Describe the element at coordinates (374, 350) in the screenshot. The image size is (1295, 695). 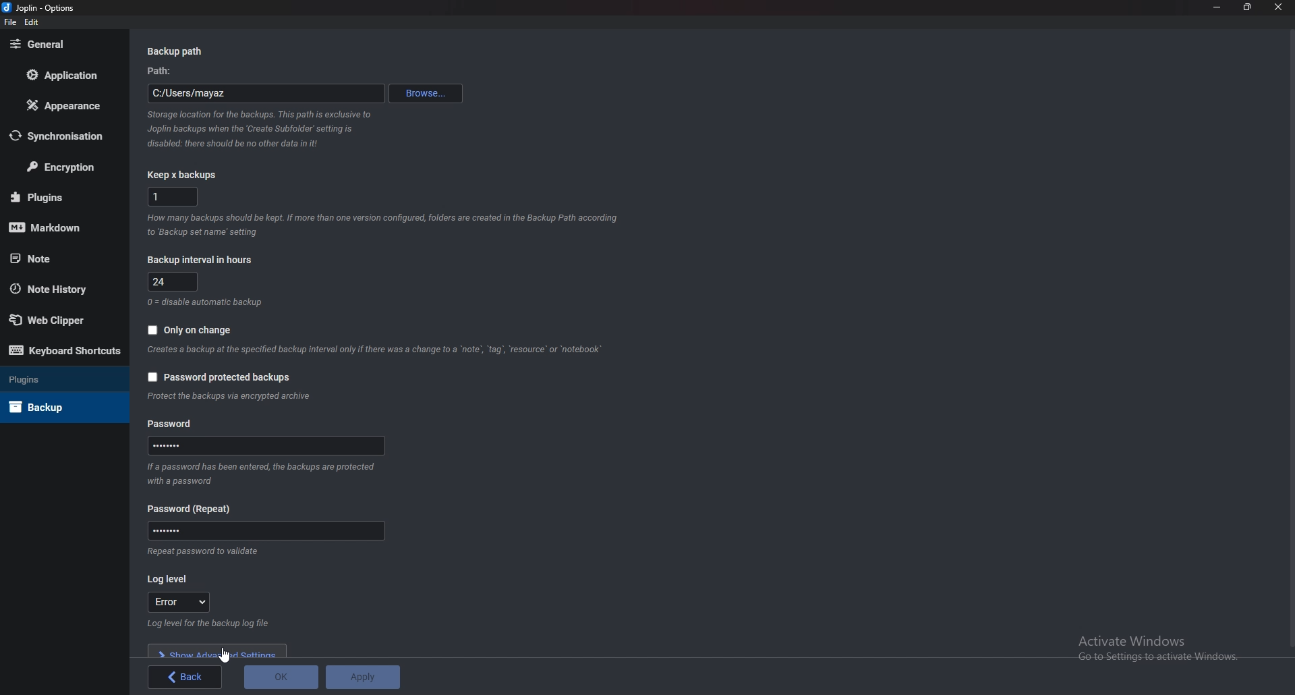
I see `Info on backup on change` at that location.